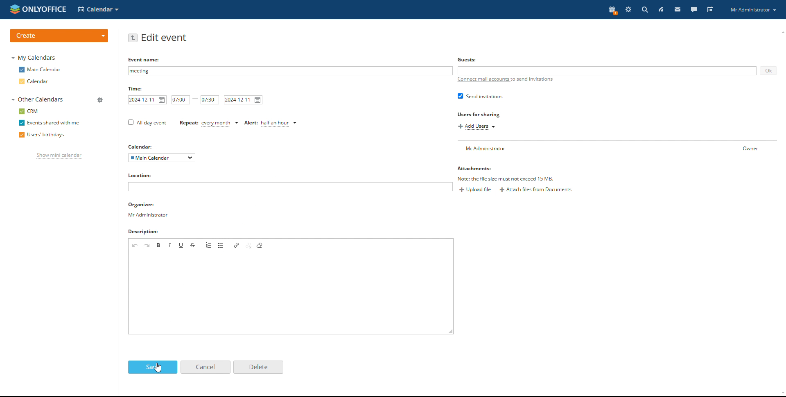  Describe the element at coordinates (60, 35) in the screenshot. I see `create` at that location.